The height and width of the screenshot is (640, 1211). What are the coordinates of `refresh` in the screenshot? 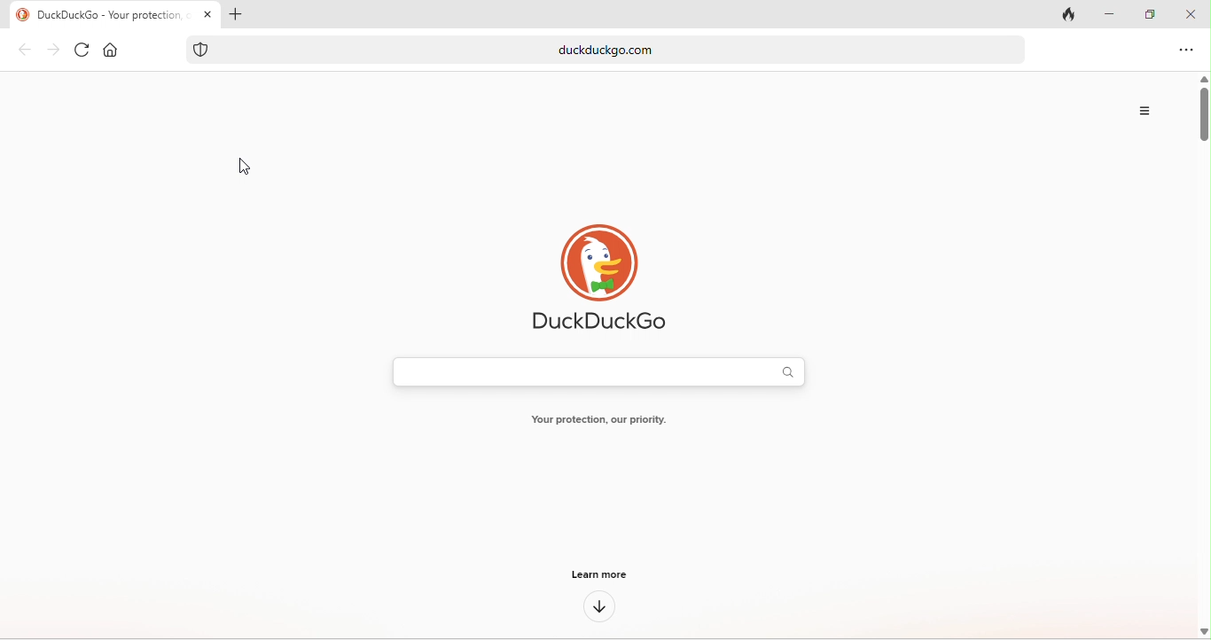 It's located at (79, 52).